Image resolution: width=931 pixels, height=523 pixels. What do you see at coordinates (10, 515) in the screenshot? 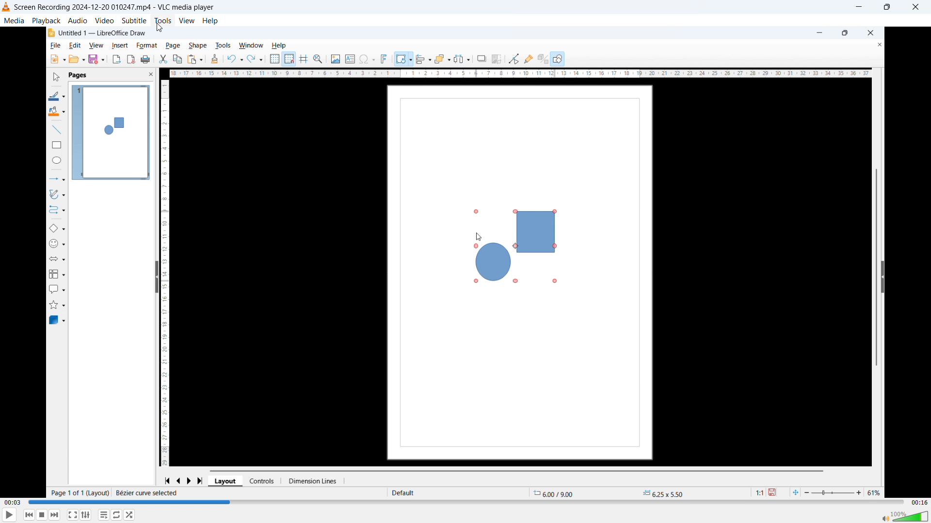
I see `play ` at bounding box center [10, 515].